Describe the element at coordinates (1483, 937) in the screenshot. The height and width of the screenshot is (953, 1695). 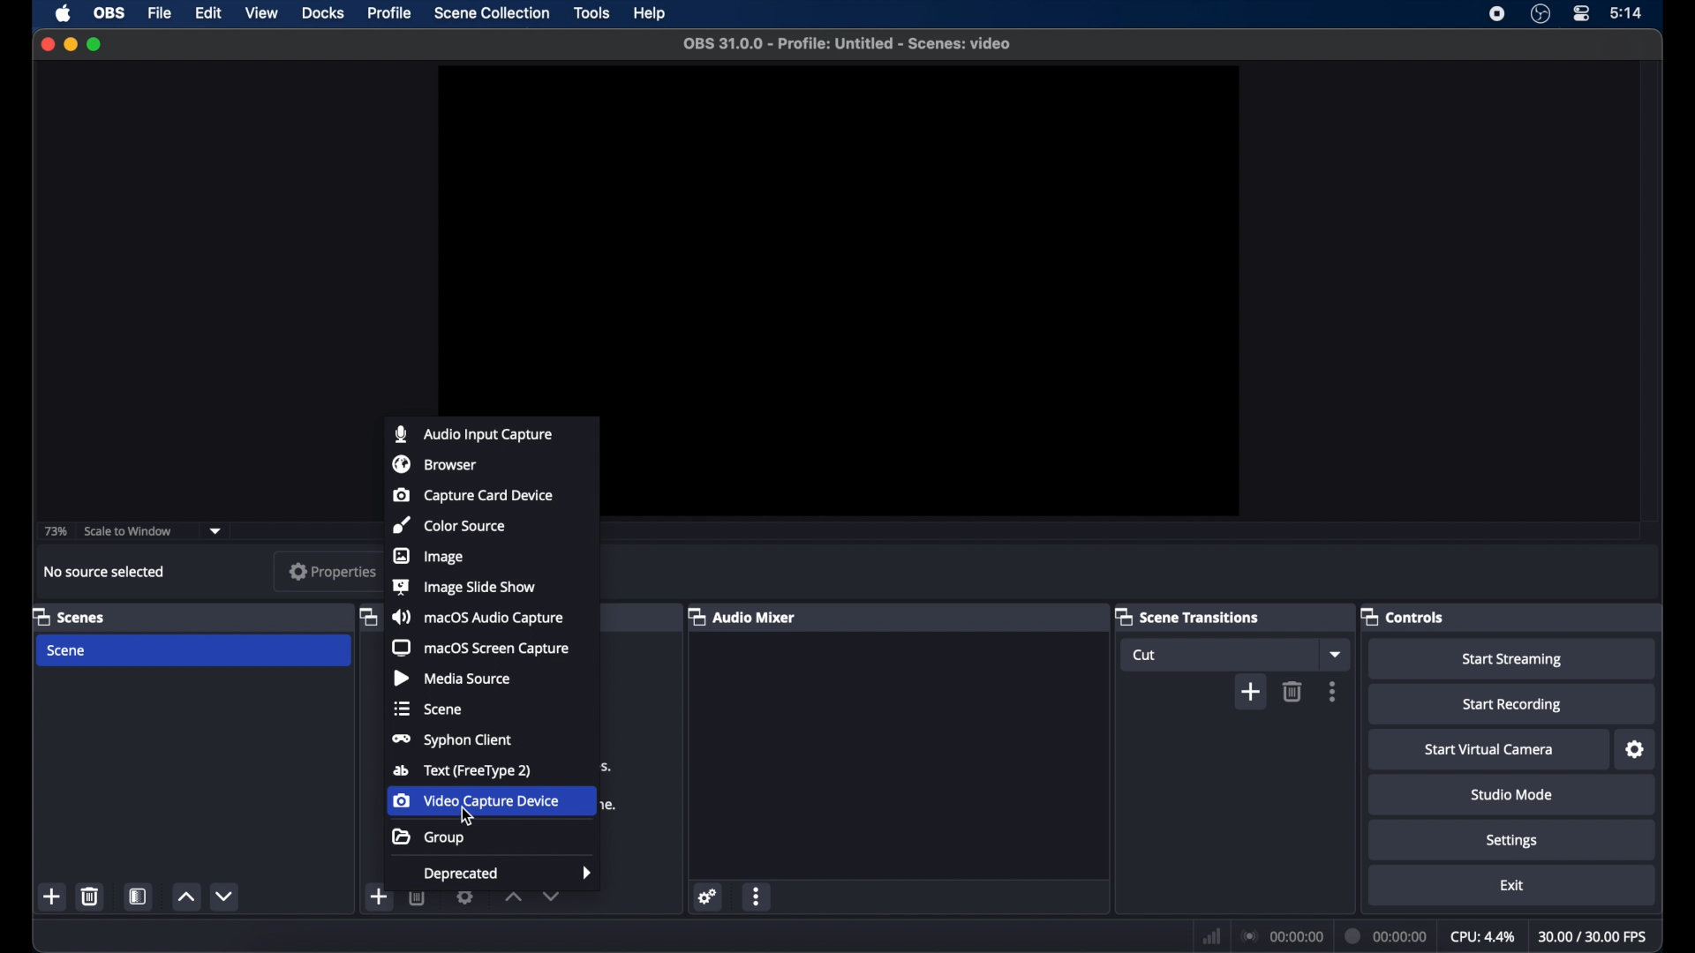
I see `cpu` at that location.